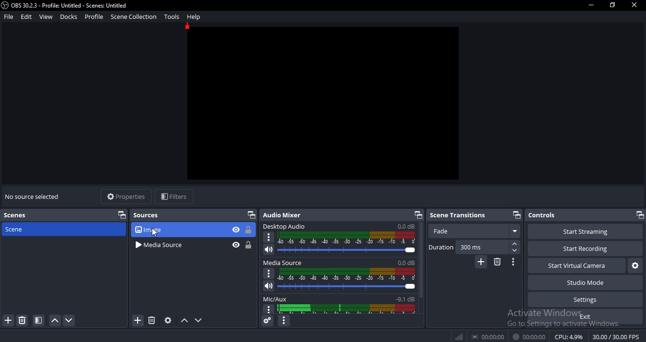 This screenshot has width=646, height=342. What do you see at coordinates (611, 6) in the screenshot?
I see `restore window` at bounding box center [611, 6].